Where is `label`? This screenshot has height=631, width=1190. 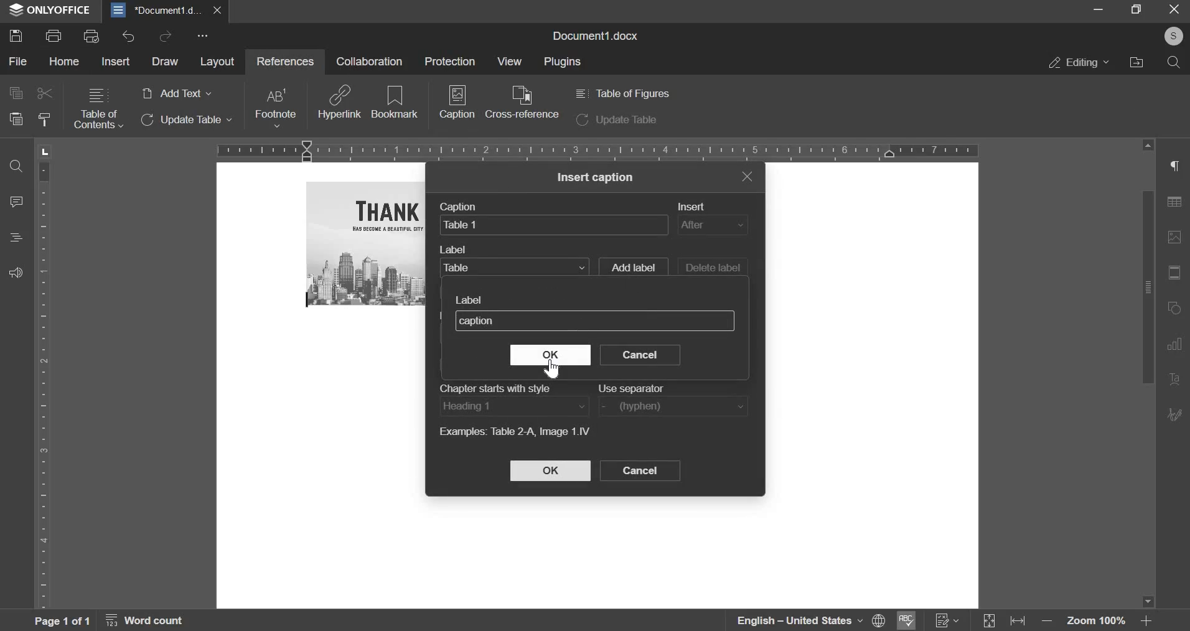
label is located at coordinates (514, 267).